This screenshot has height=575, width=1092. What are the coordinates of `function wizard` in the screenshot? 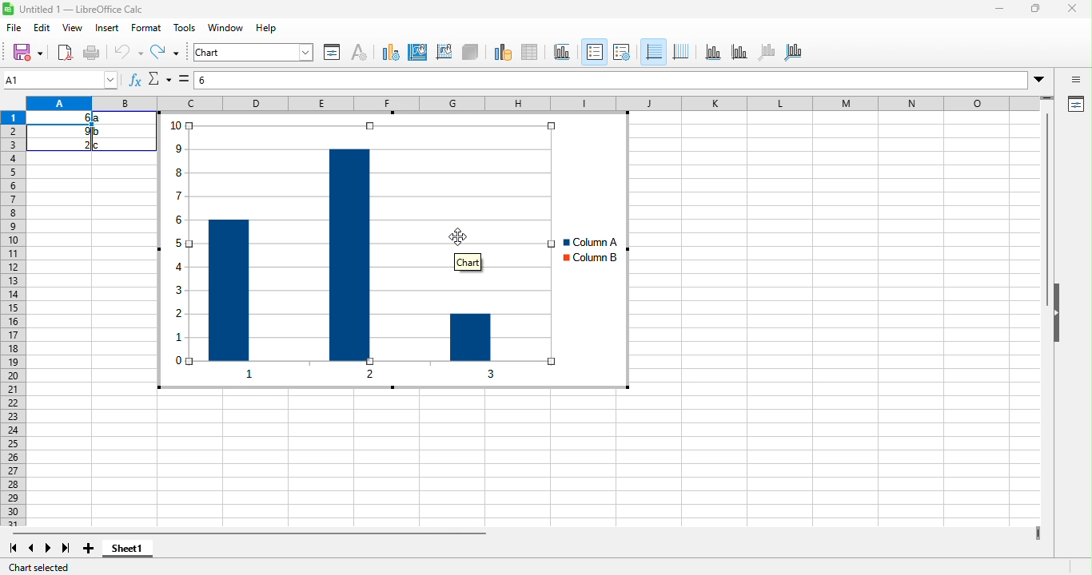 It's located at (134, 81).